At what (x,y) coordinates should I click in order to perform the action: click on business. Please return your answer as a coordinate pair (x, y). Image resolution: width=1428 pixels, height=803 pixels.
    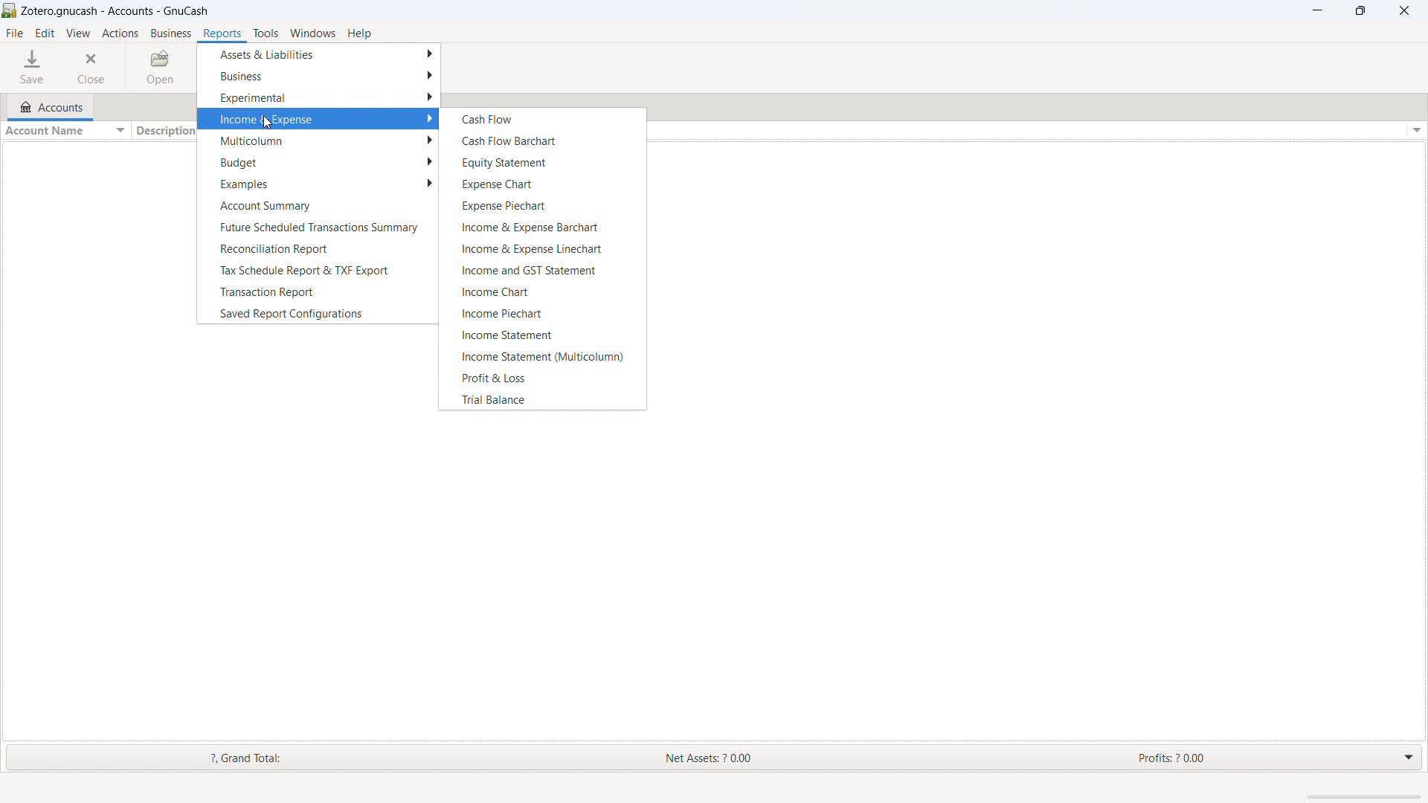
    Looking at the image, I should click on (318, 74).